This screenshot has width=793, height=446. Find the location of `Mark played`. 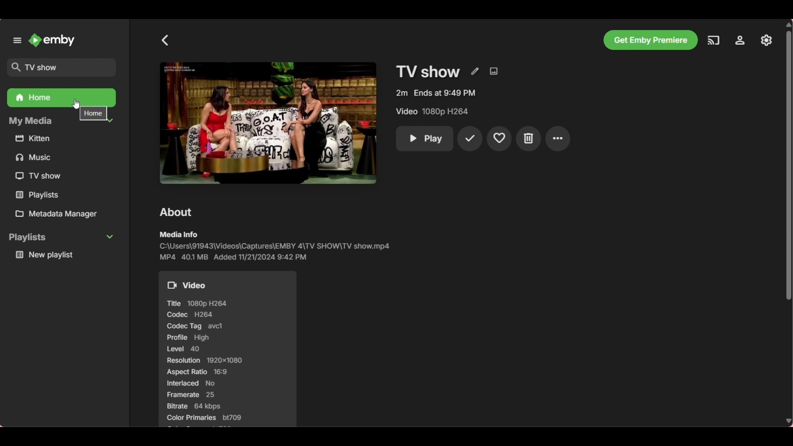

Mark played is located at coordinates (470, 139).